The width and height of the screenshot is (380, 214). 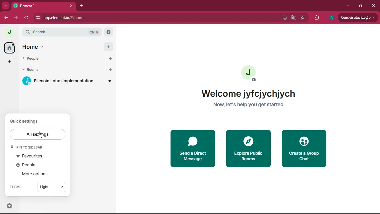 What do you see at coordinates (358, 18) in the screenshot?
I see `update` at bounding box center [358, 18].